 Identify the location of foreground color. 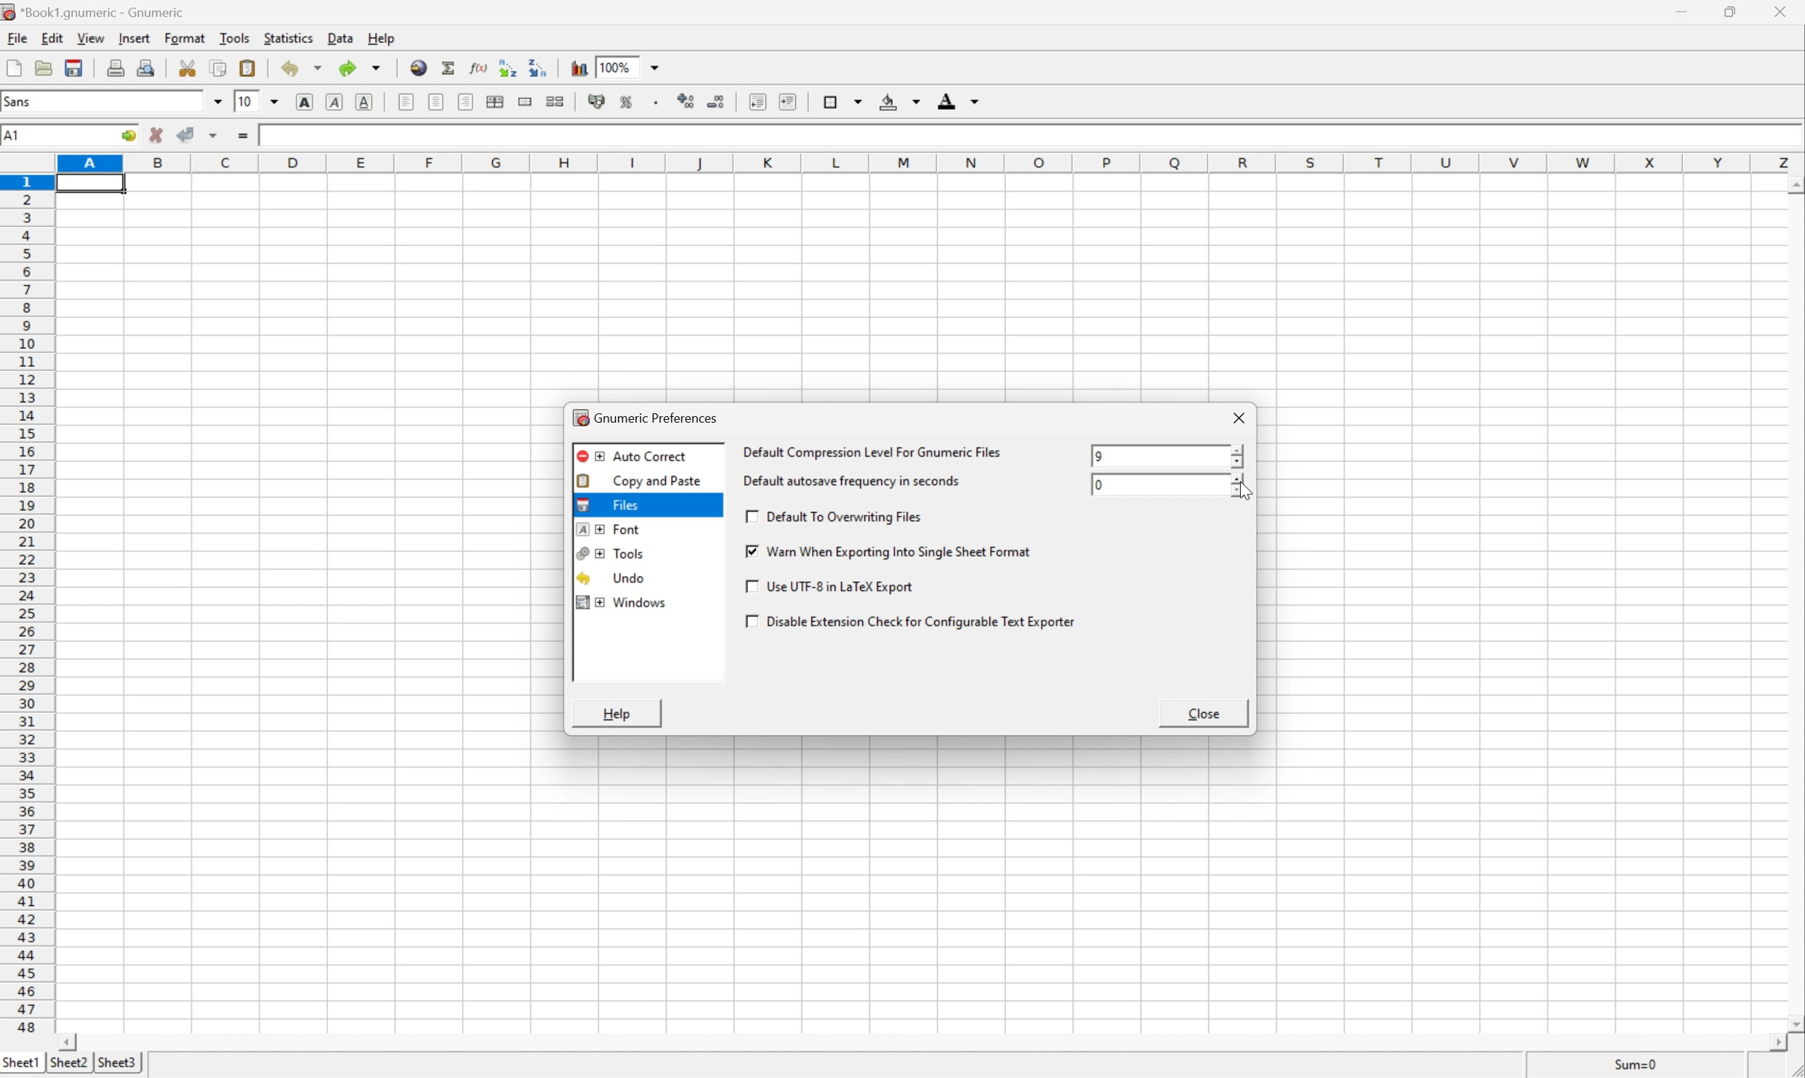
(958, 100).